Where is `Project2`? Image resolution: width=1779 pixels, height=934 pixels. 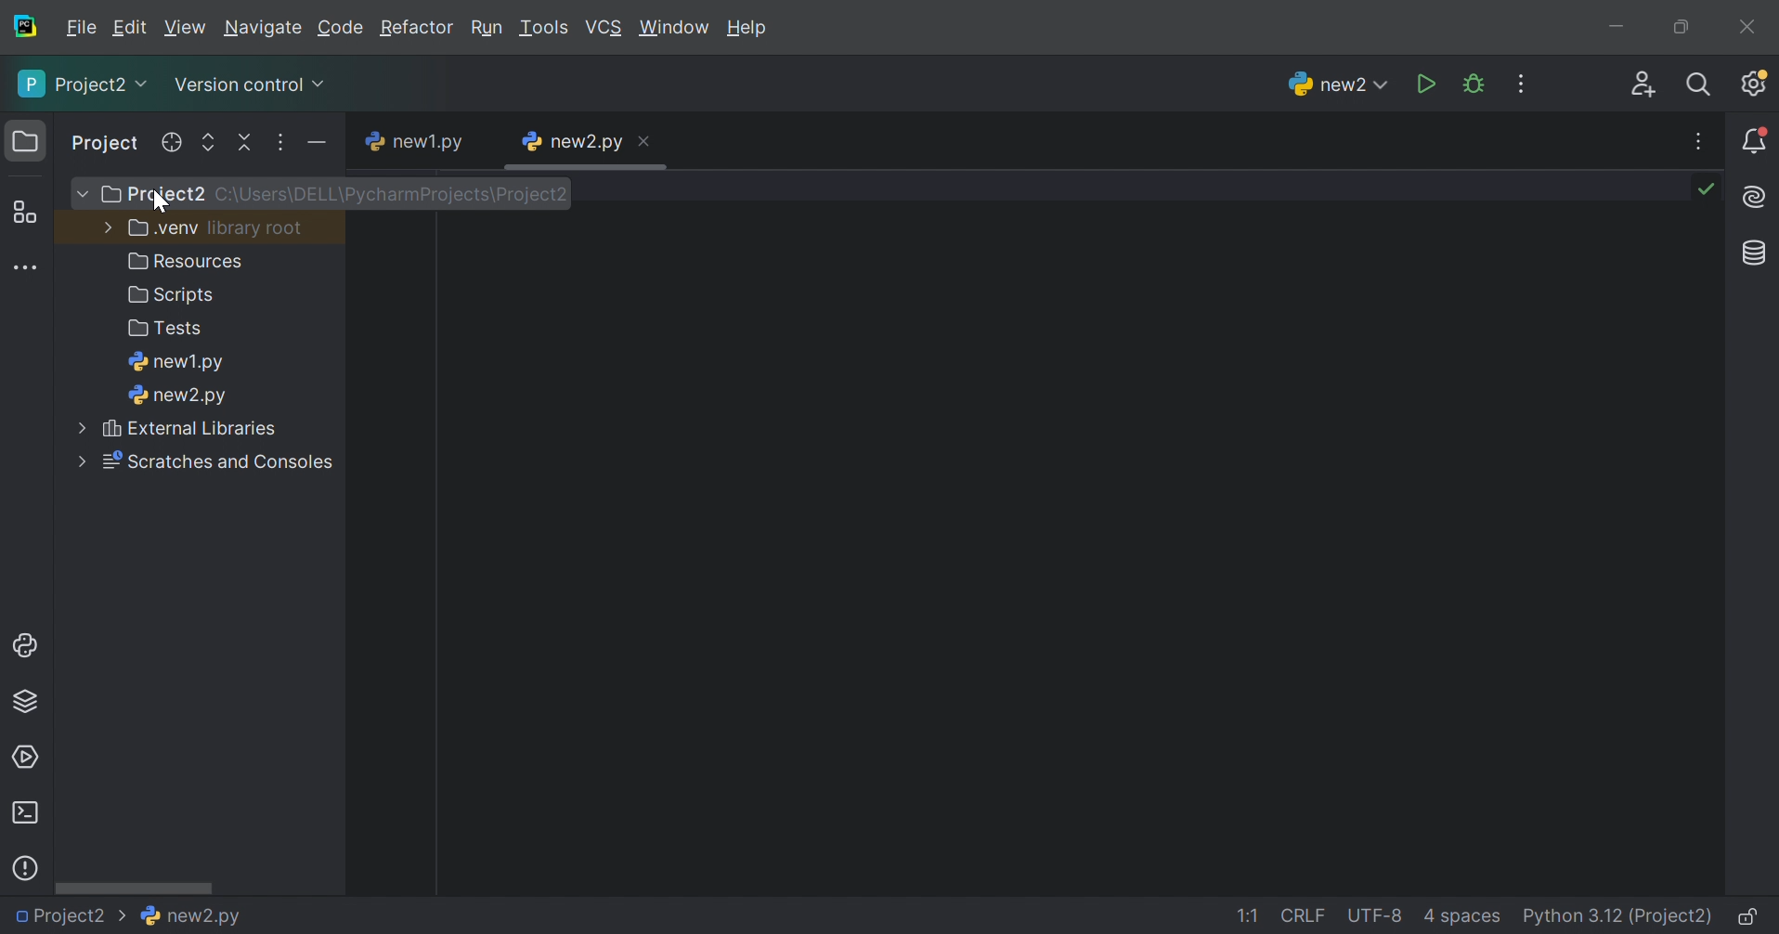 Project2 is located at coordinates (71, 917).